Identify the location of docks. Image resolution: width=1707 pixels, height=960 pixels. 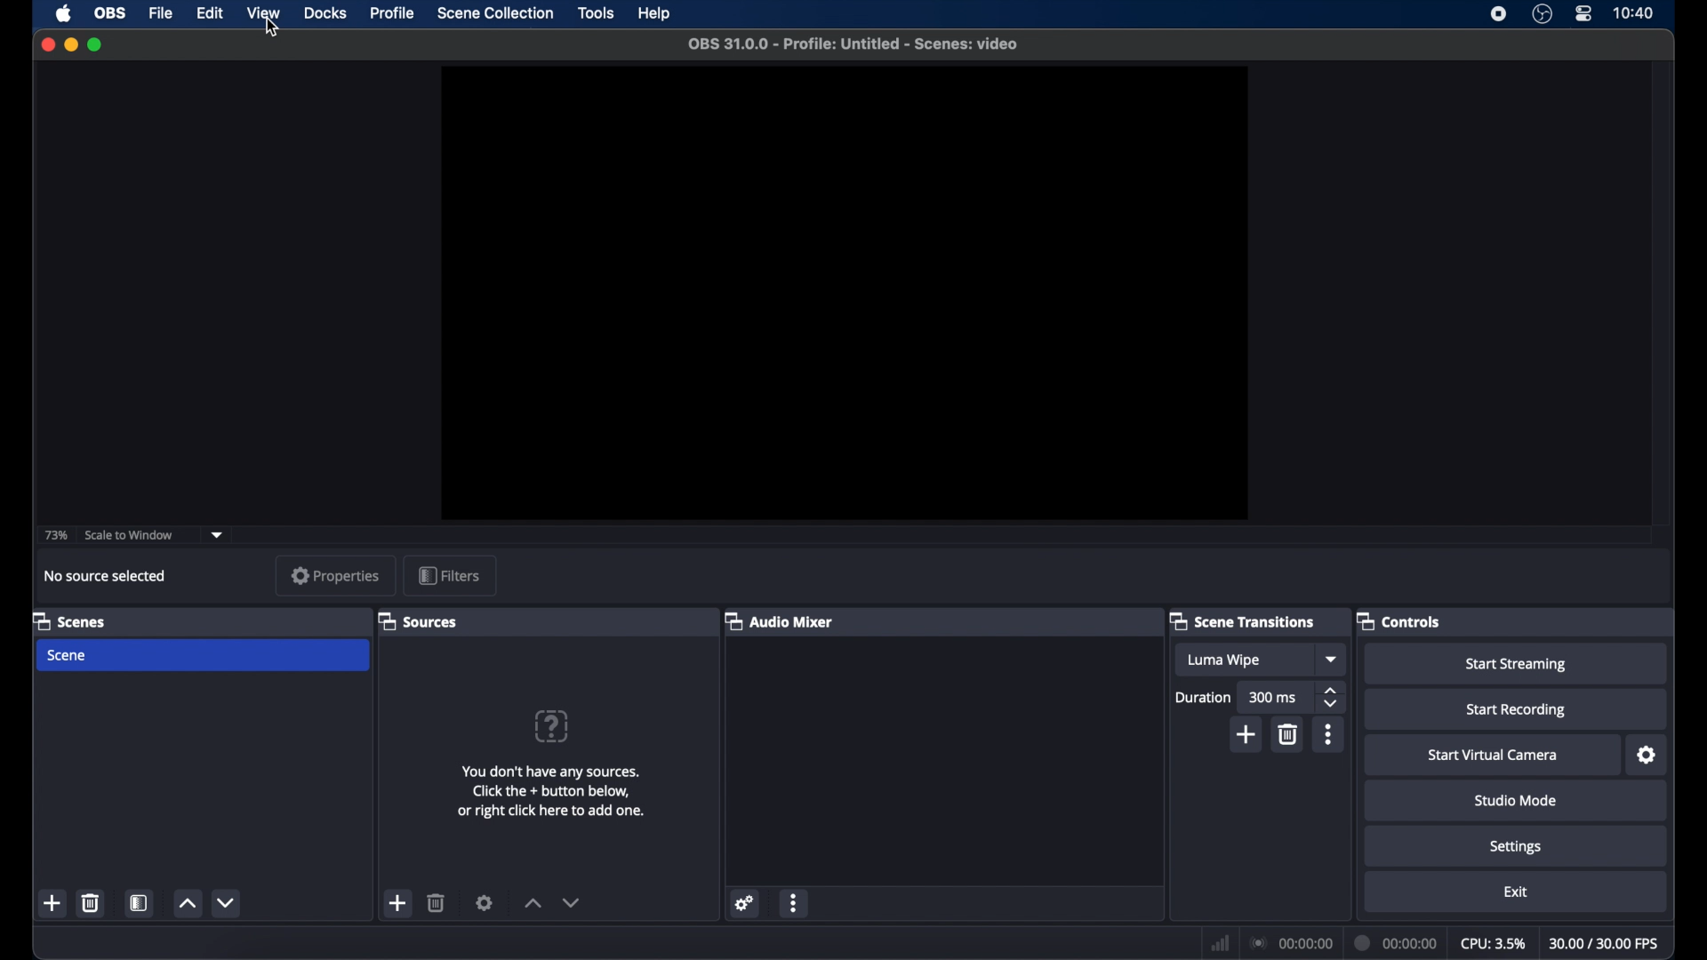
(325, 14).